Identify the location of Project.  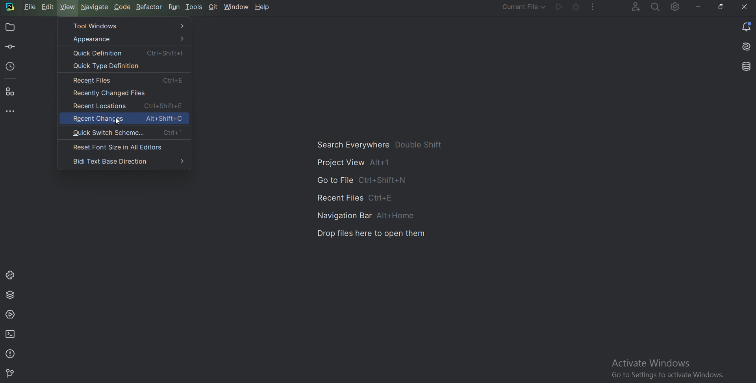
(11, 27).